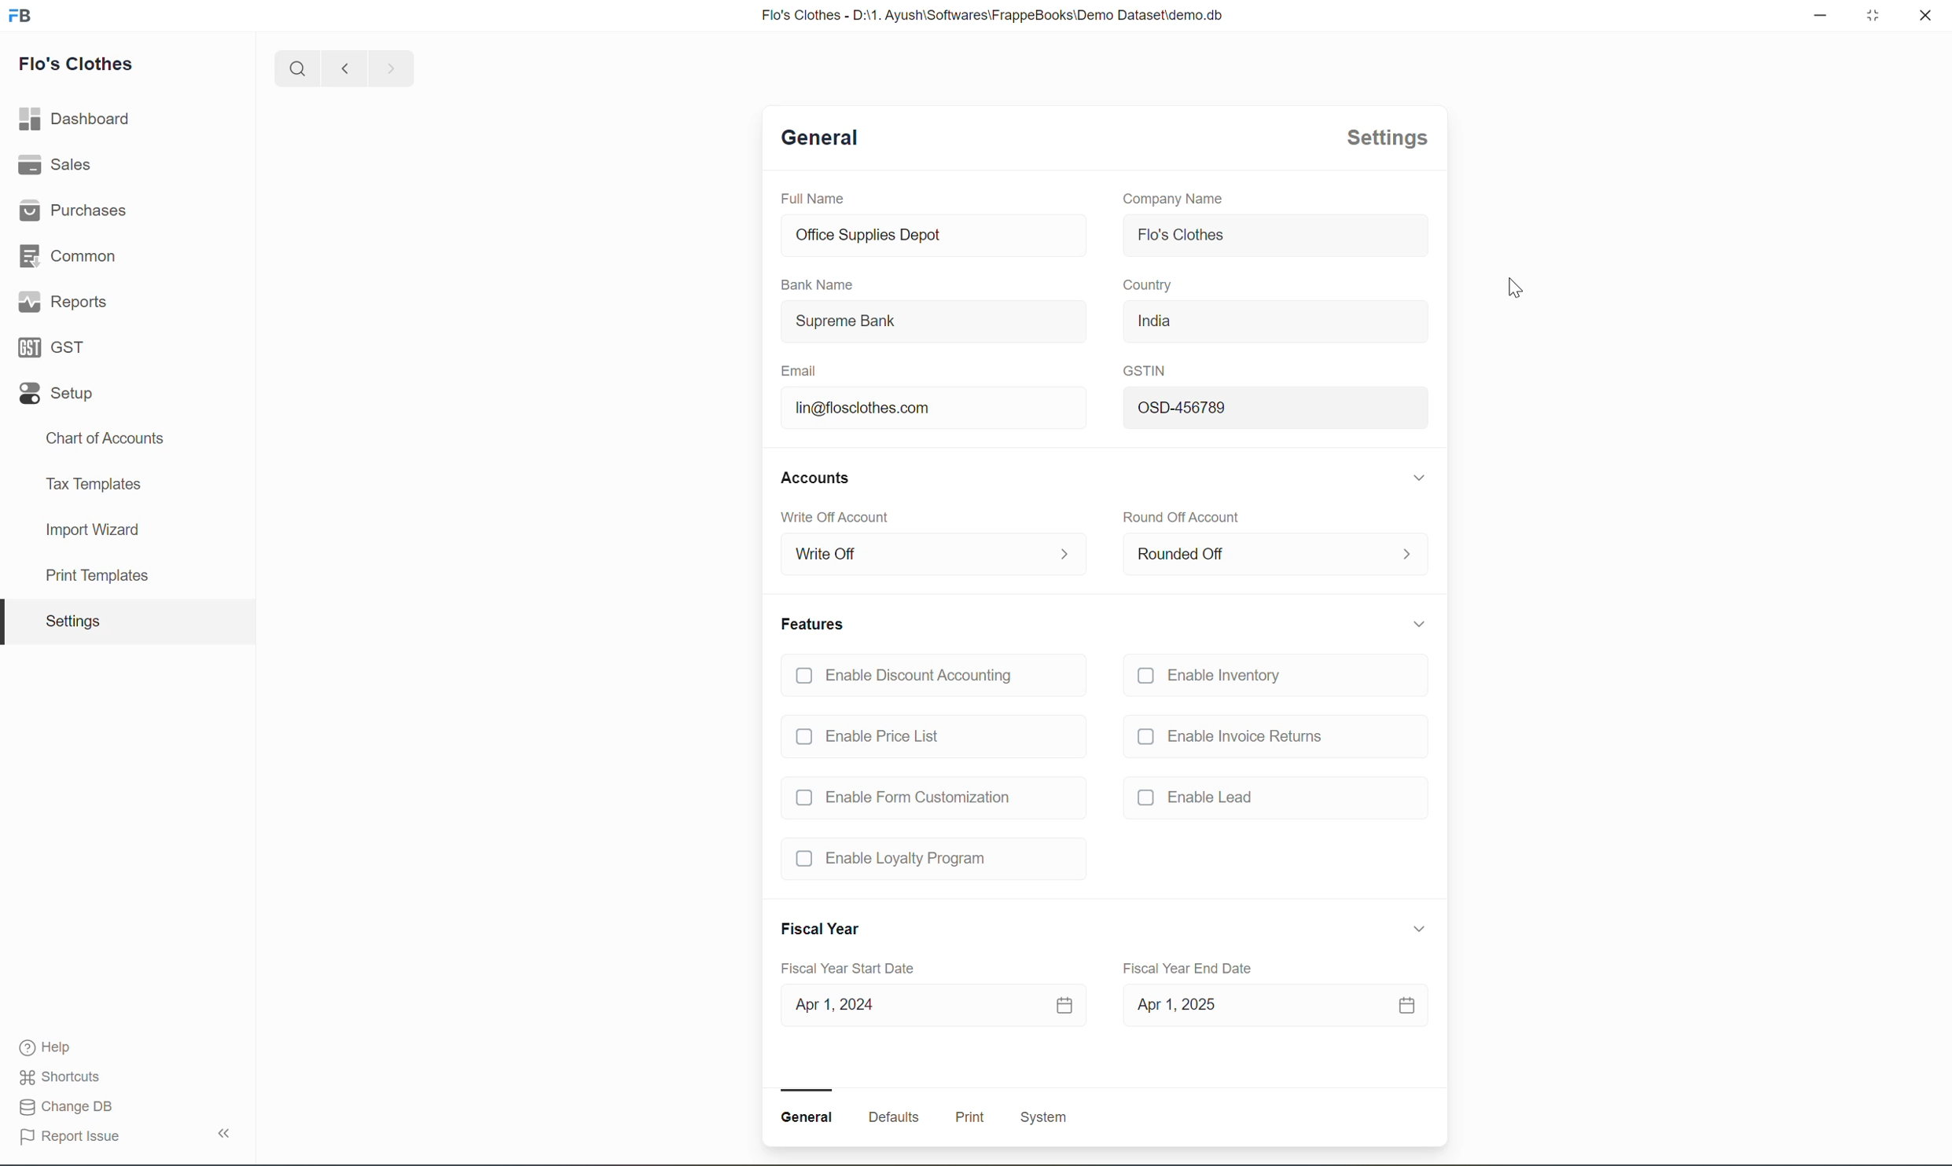 The image size is (1952, 1166). I want to click on Expand/collapse, so click(1421, 623).